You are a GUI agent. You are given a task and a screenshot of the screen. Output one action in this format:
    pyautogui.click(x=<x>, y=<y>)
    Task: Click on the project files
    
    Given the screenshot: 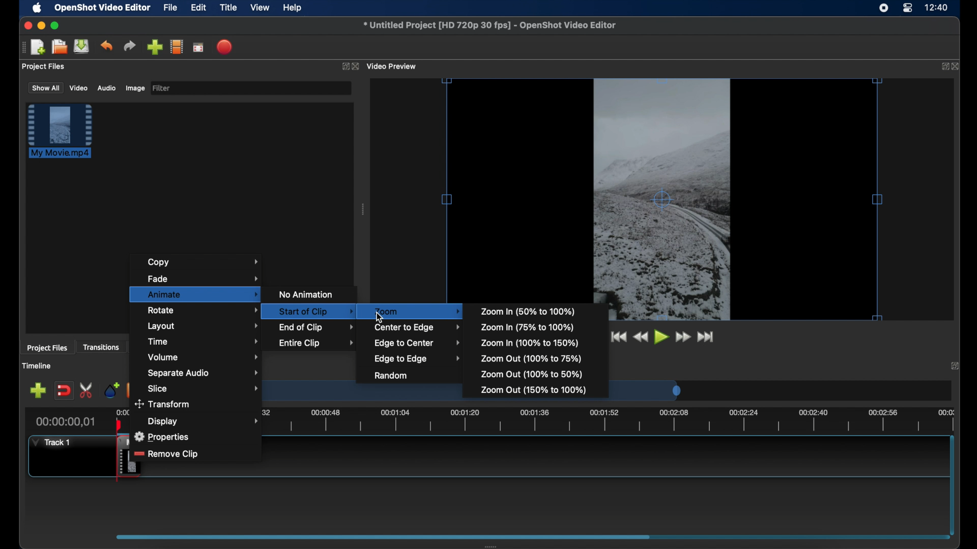 What is the action you would take?
    pyautogui.click(x=47, y=348)
    